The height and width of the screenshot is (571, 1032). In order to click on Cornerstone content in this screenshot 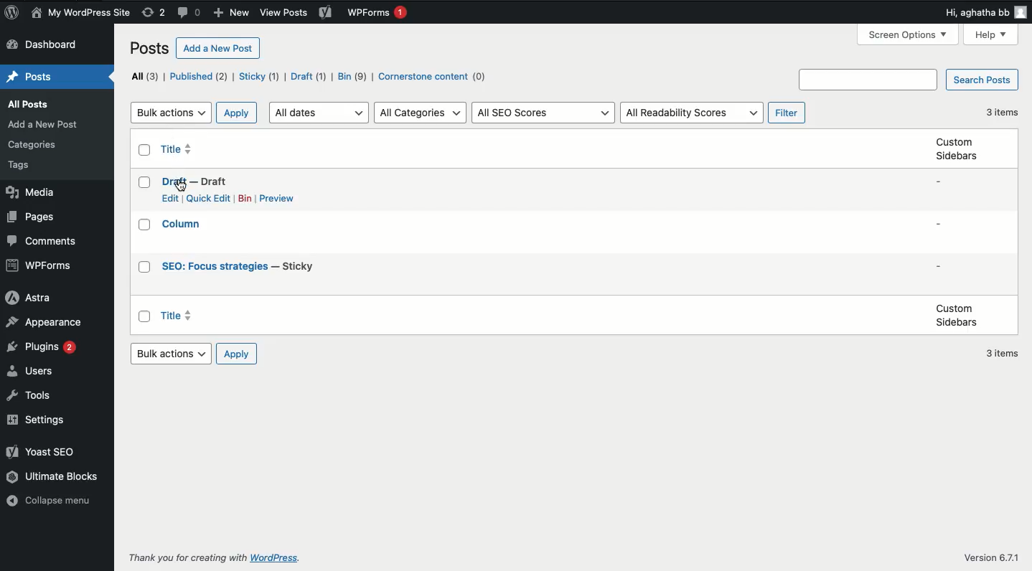, I will do `click(430, 77)`.